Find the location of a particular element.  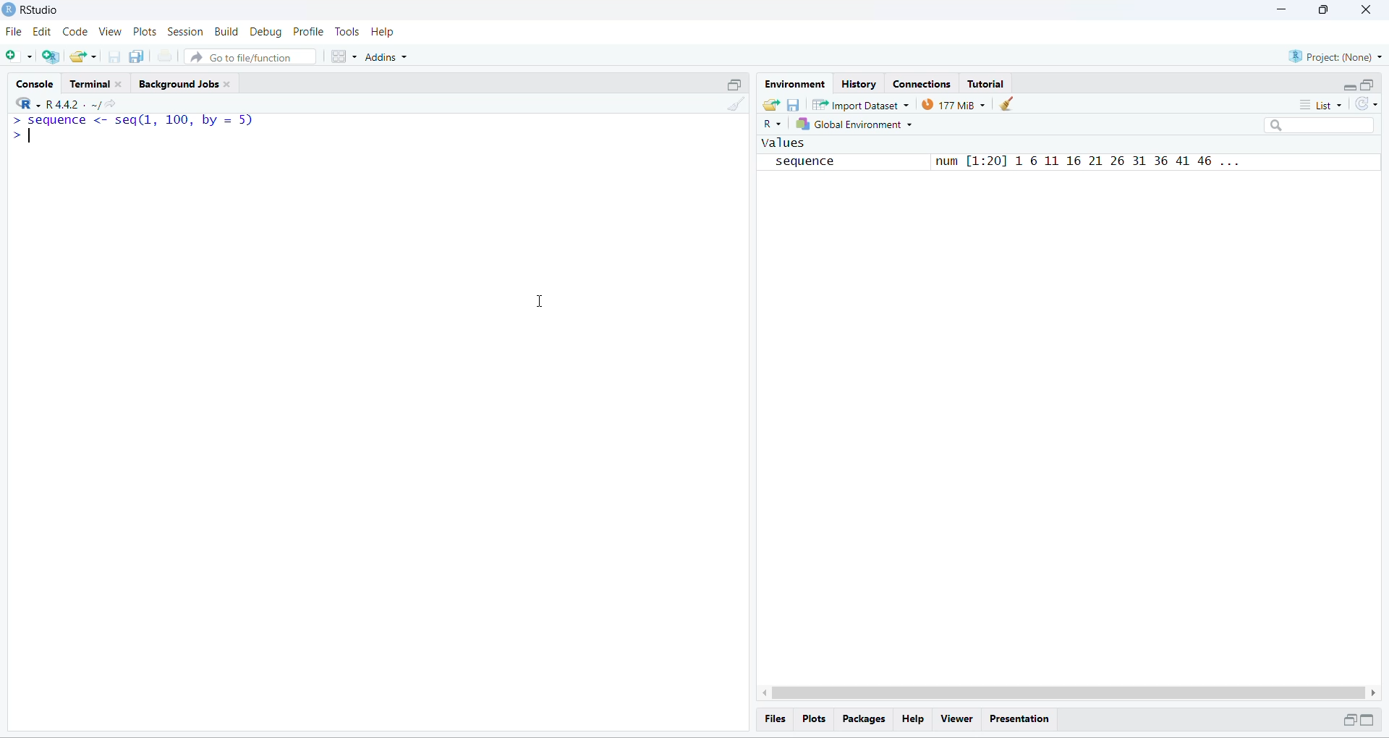

minimise is located at coordinates (1283, 9).